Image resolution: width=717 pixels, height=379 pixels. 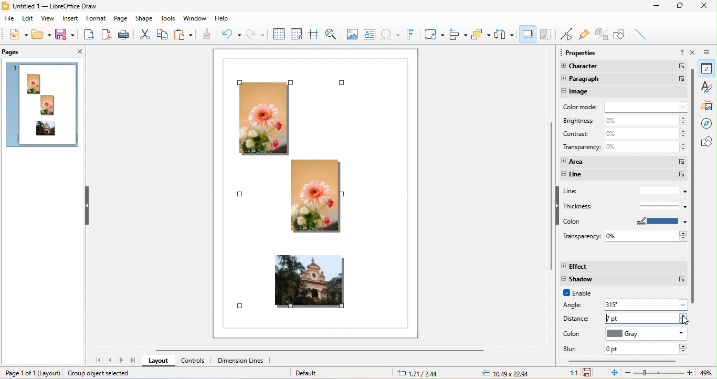 What do you see at coordinates (709, 54) in the screenshot?
I see `sidebar settings` at bounding box center [709, 54].